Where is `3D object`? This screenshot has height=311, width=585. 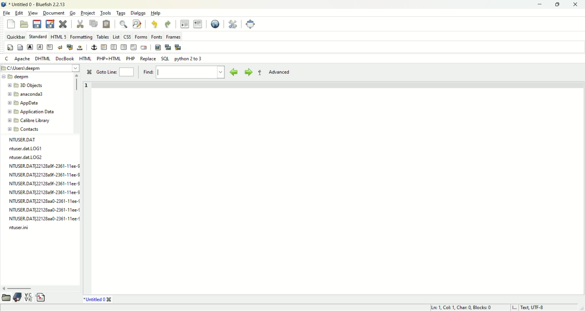
3D object is located at coordinates (27, 86).